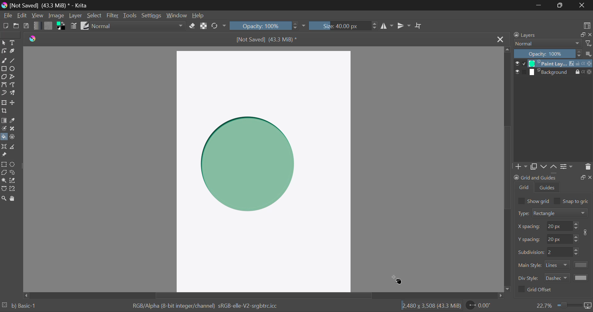  Describe the element at coordinates (45, 5) in the screenshot. I see `Window Title` at that location.